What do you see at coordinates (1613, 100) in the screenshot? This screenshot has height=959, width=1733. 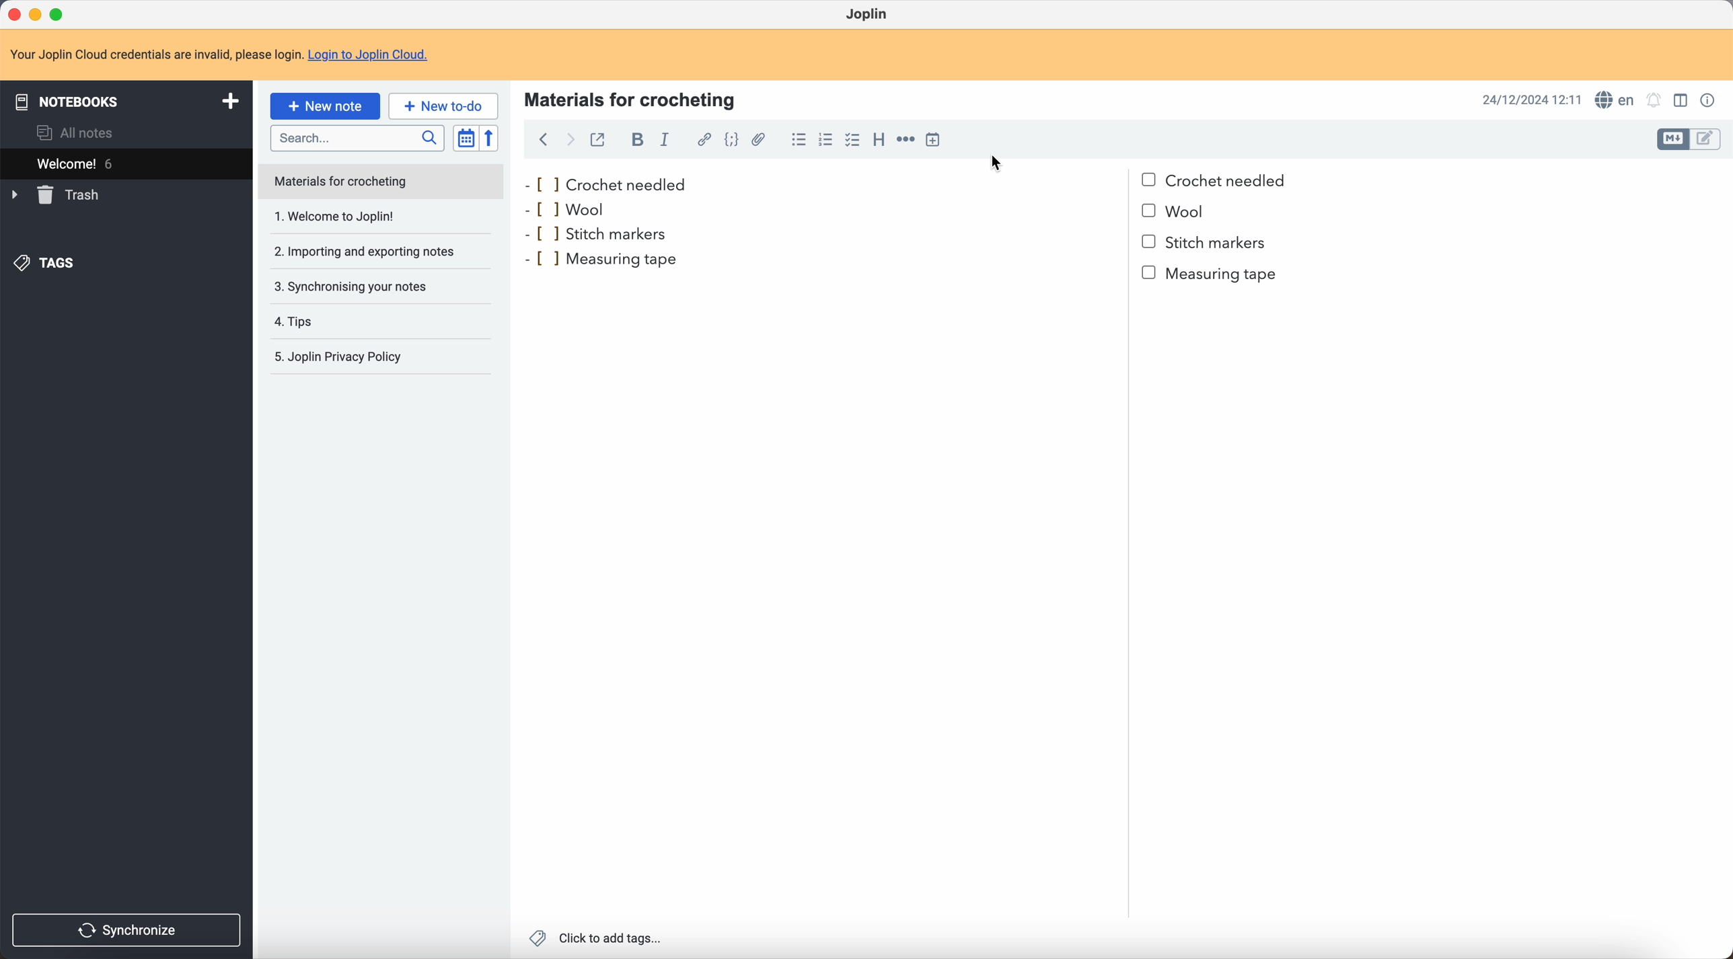 I see `spell checker` at bounding box center [1613, 100].